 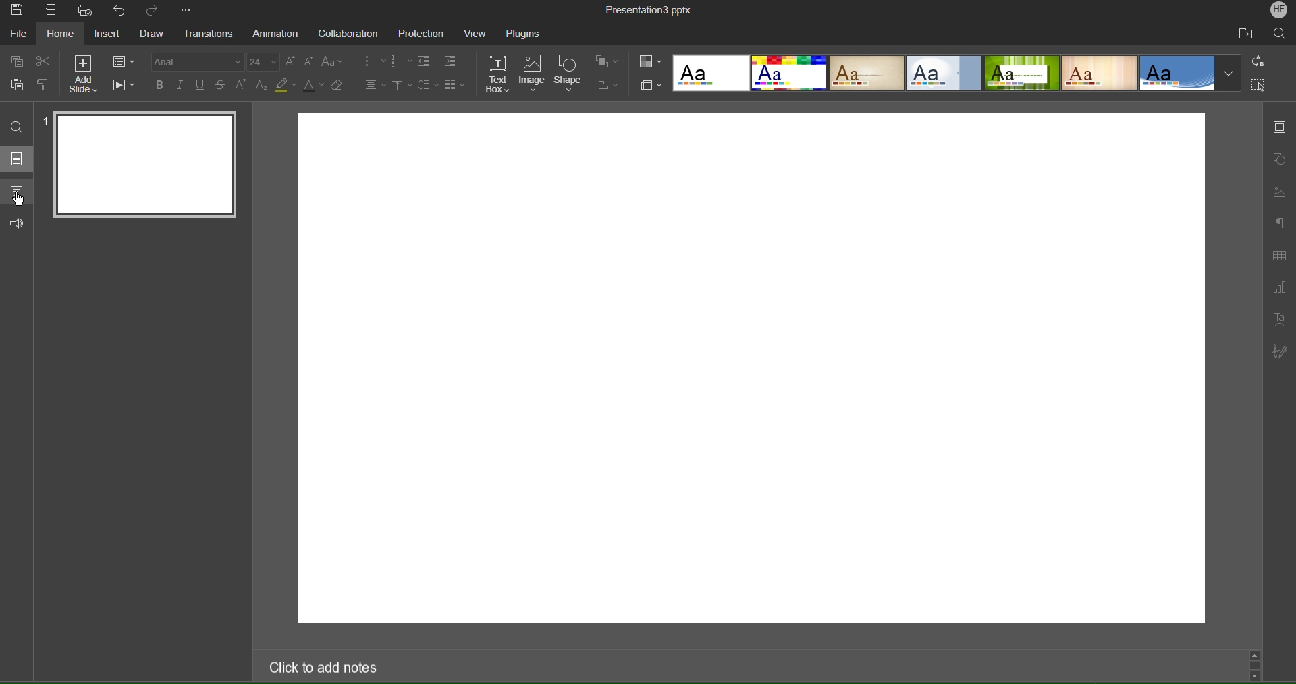 What do you see at coordinates (86, 11) in the screenshot?
I see `Quick Print` at bounding box center [86, 11].